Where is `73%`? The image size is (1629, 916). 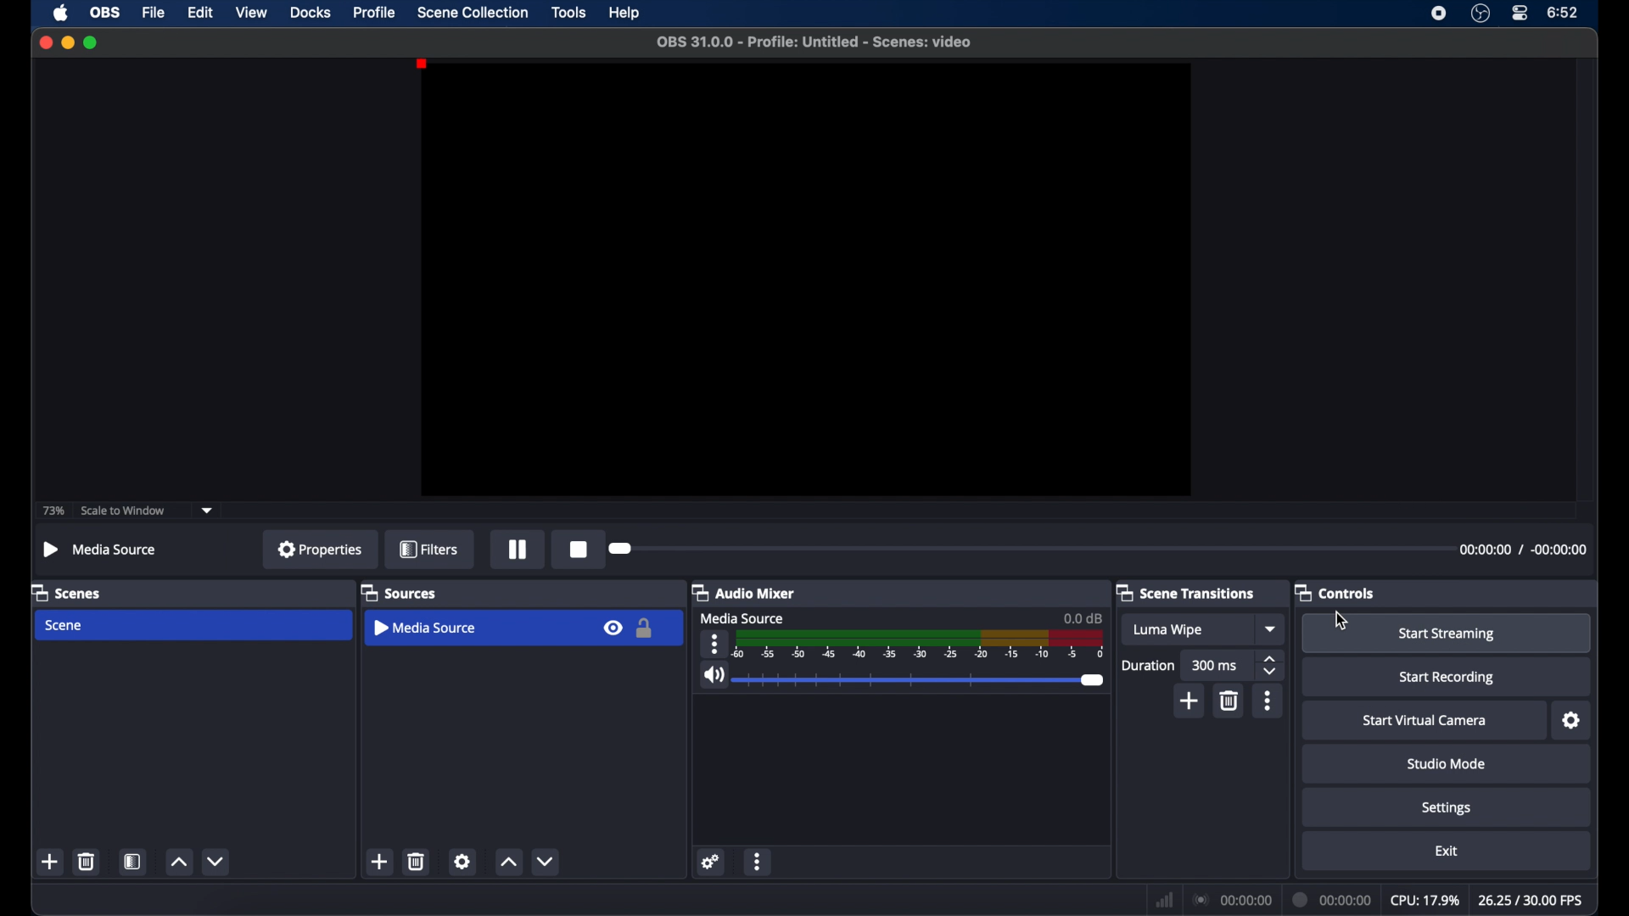 73% is located at coordinates (54, 510).